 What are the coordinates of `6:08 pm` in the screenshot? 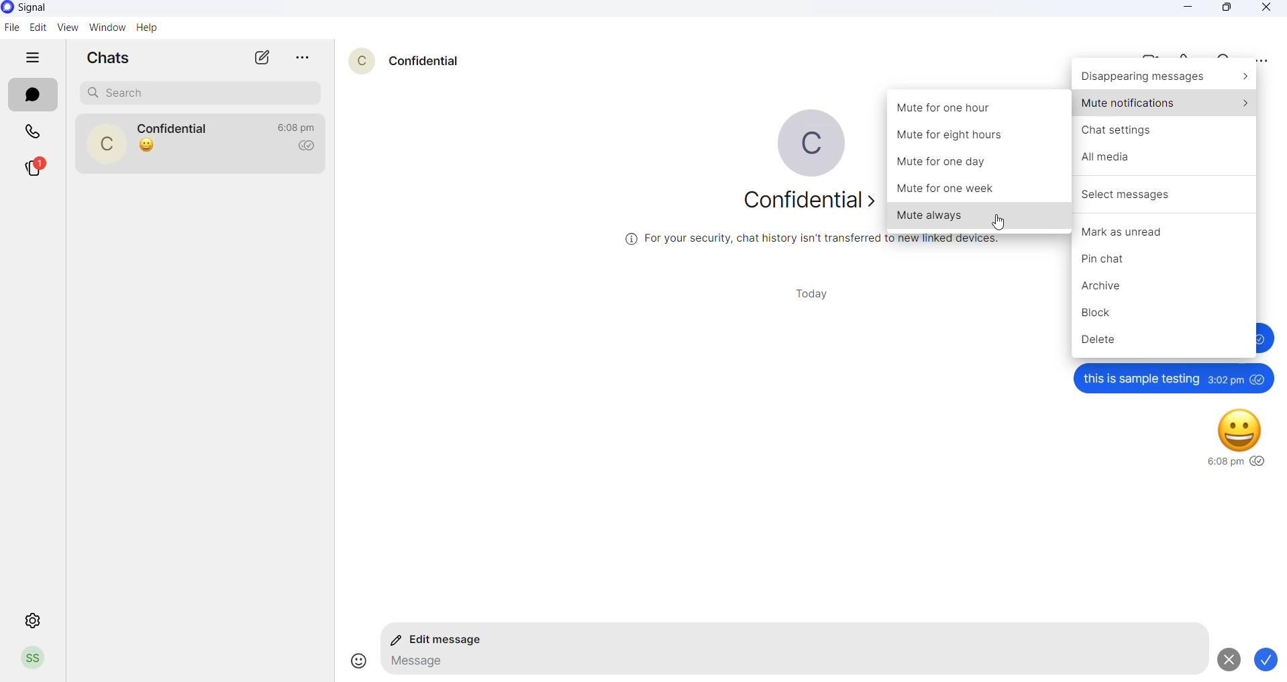 It's located at (1223, 462).